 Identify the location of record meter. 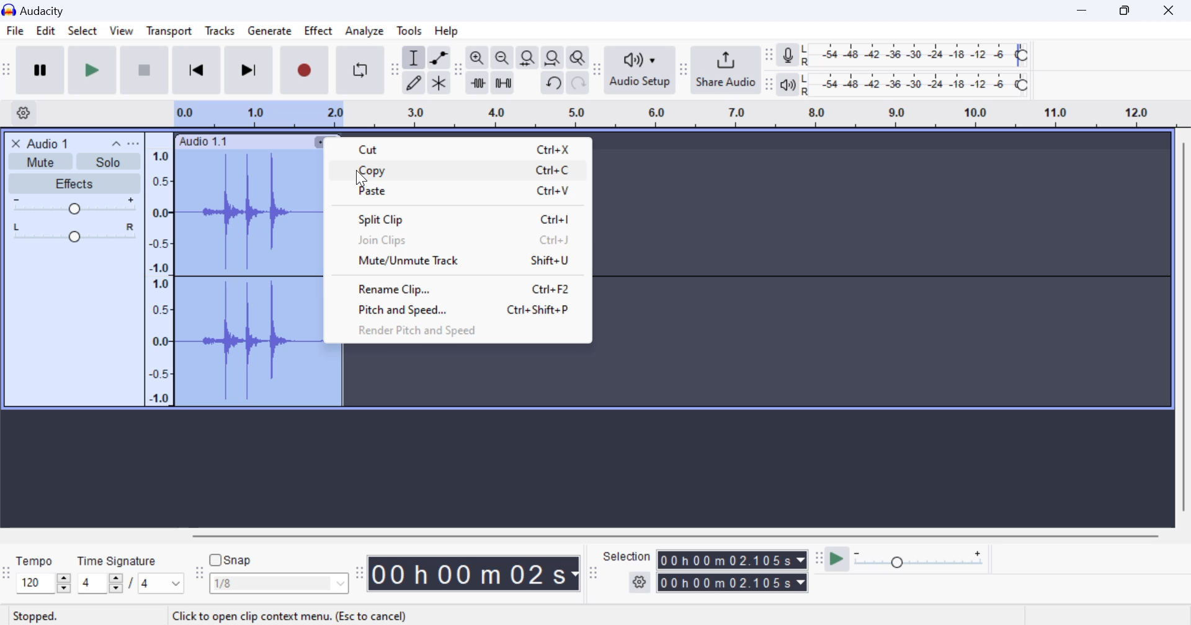
(788, 56).